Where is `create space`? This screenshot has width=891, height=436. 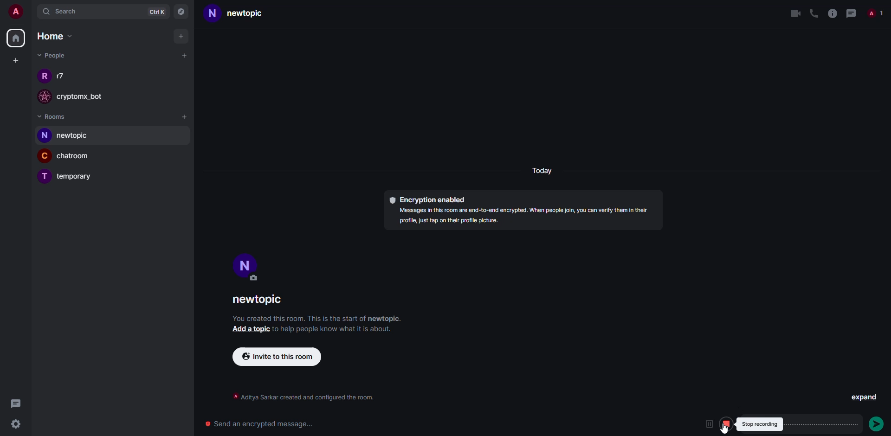
create space is located at coordinates (15, 61).